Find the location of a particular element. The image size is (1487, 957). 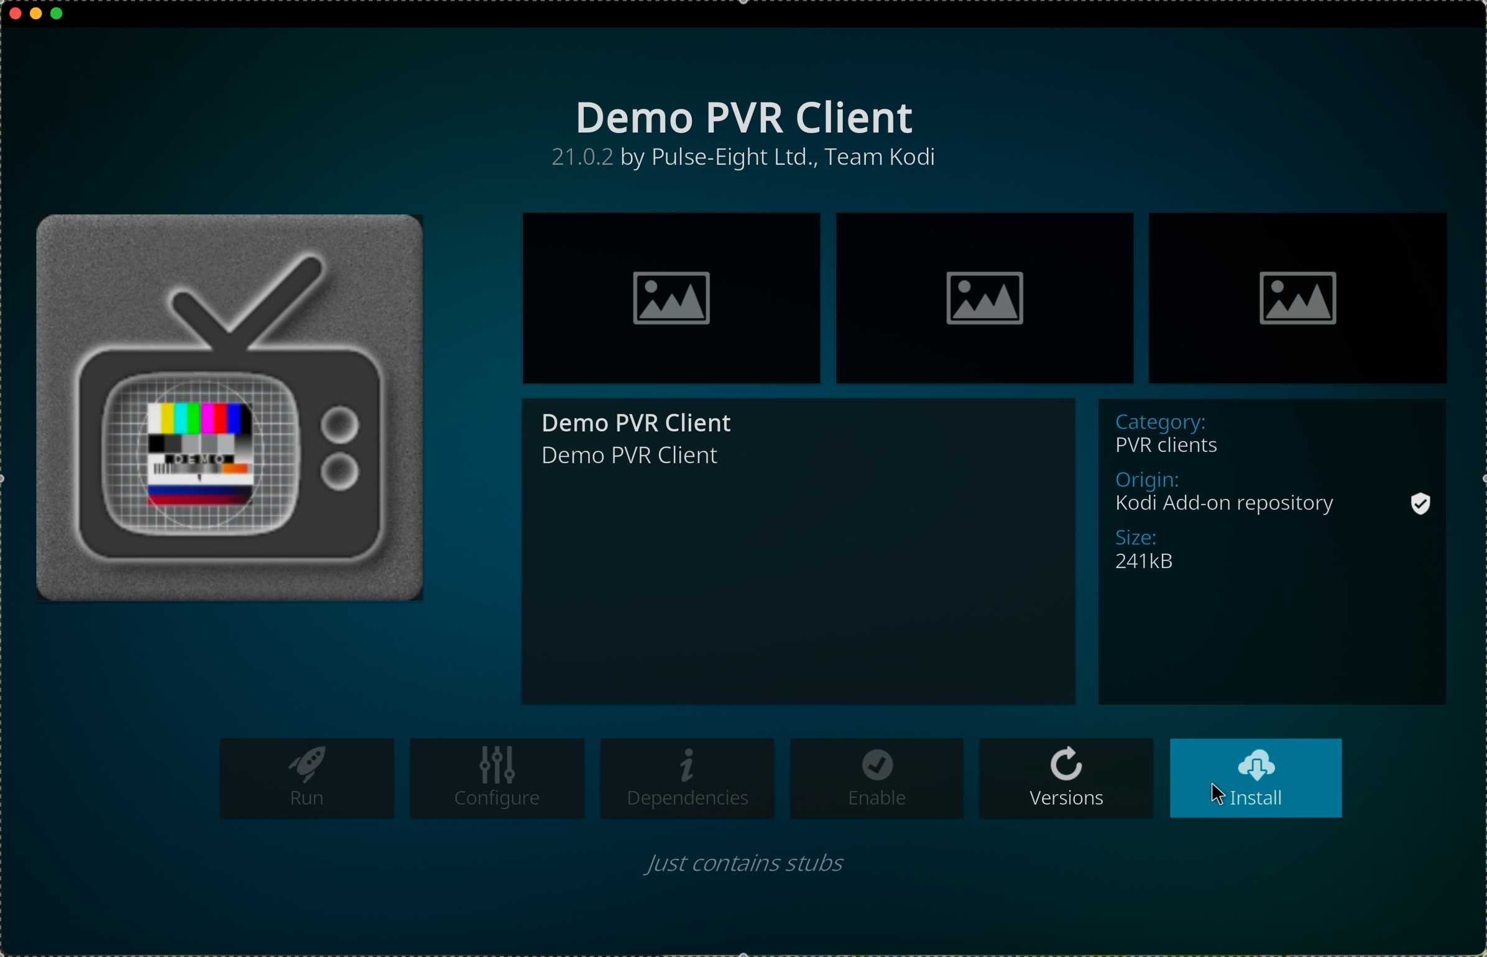

Logo is located at coordinates (243, 398).